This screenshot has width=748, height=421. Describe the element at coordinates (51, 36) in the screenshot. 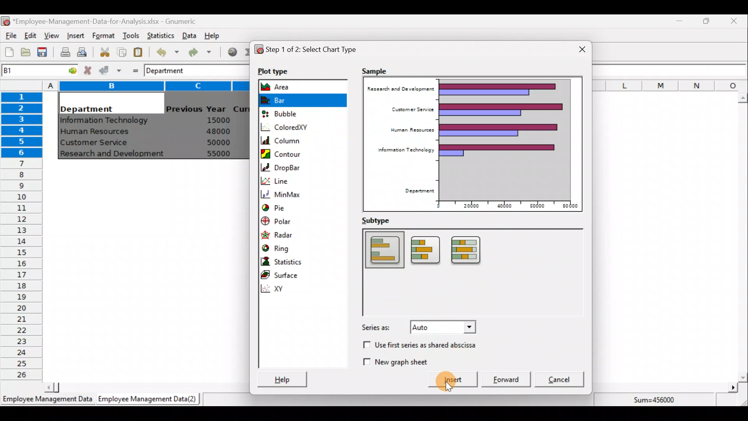

I see `View` at that location.